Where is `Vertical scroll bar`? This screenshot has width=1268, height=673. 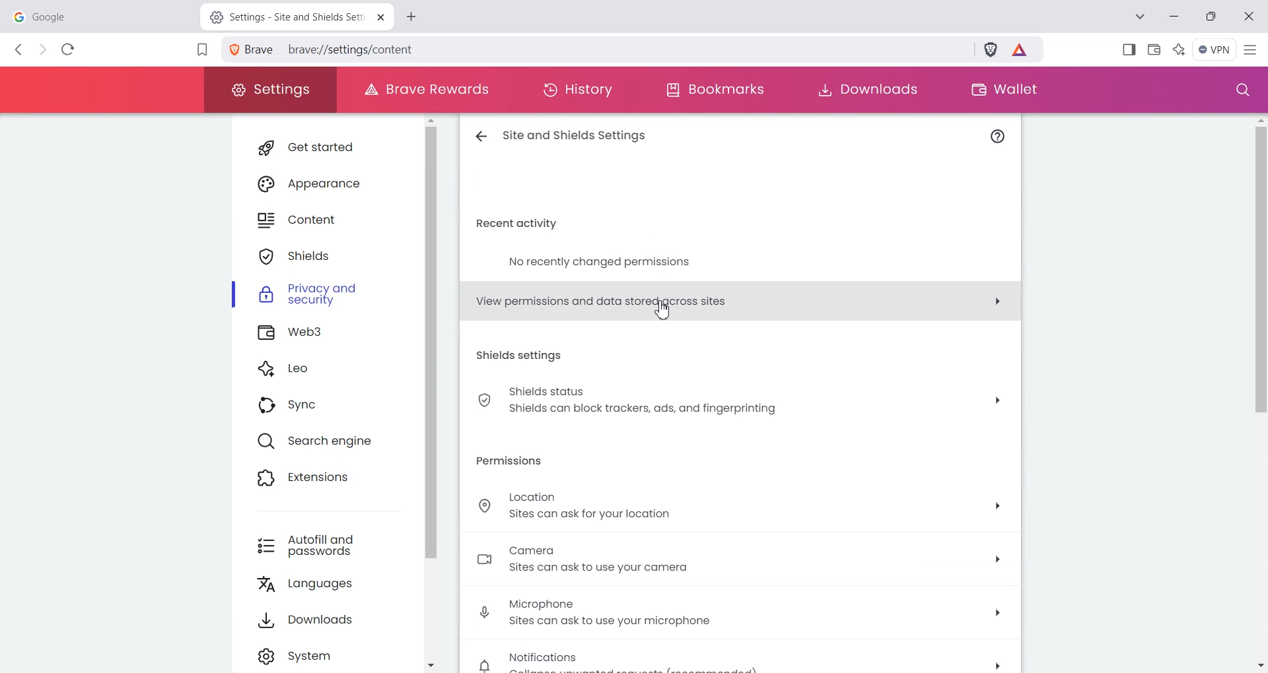 Vertical scroll bar is located at coordinates (1260, 394).